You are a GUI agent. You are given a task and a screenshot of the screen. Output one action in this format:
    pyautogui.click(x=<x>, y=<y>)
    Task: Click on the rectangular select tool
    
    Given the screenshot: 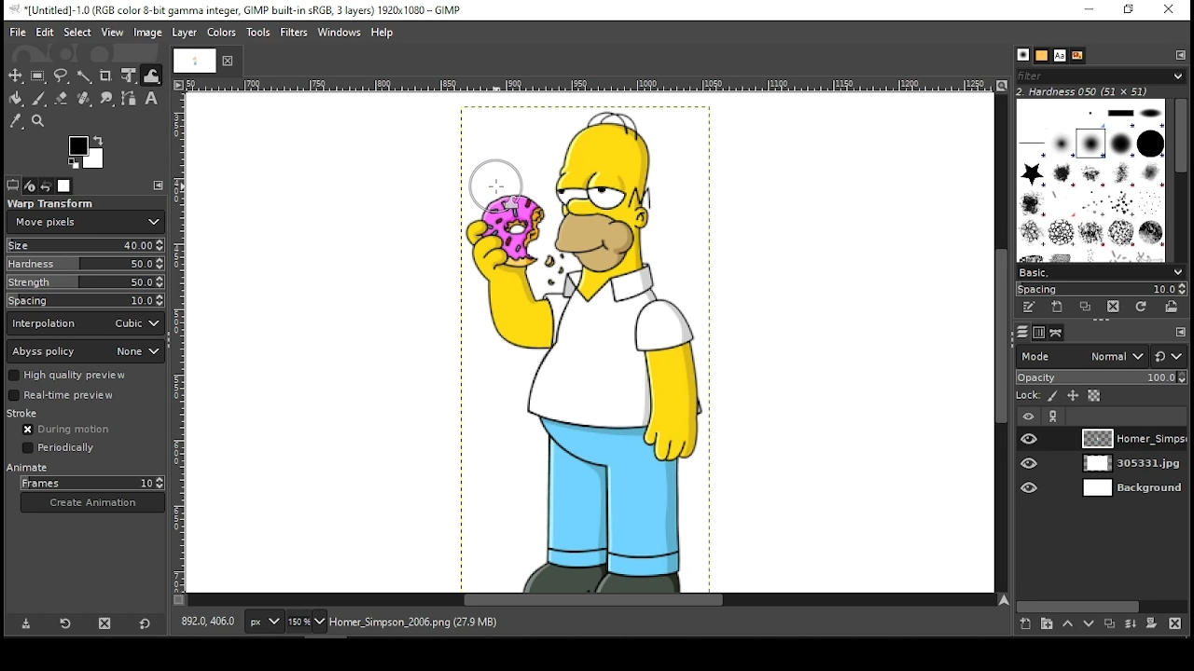 What is the action you would take?
    pyautogui.click(x=40, y=75)
    